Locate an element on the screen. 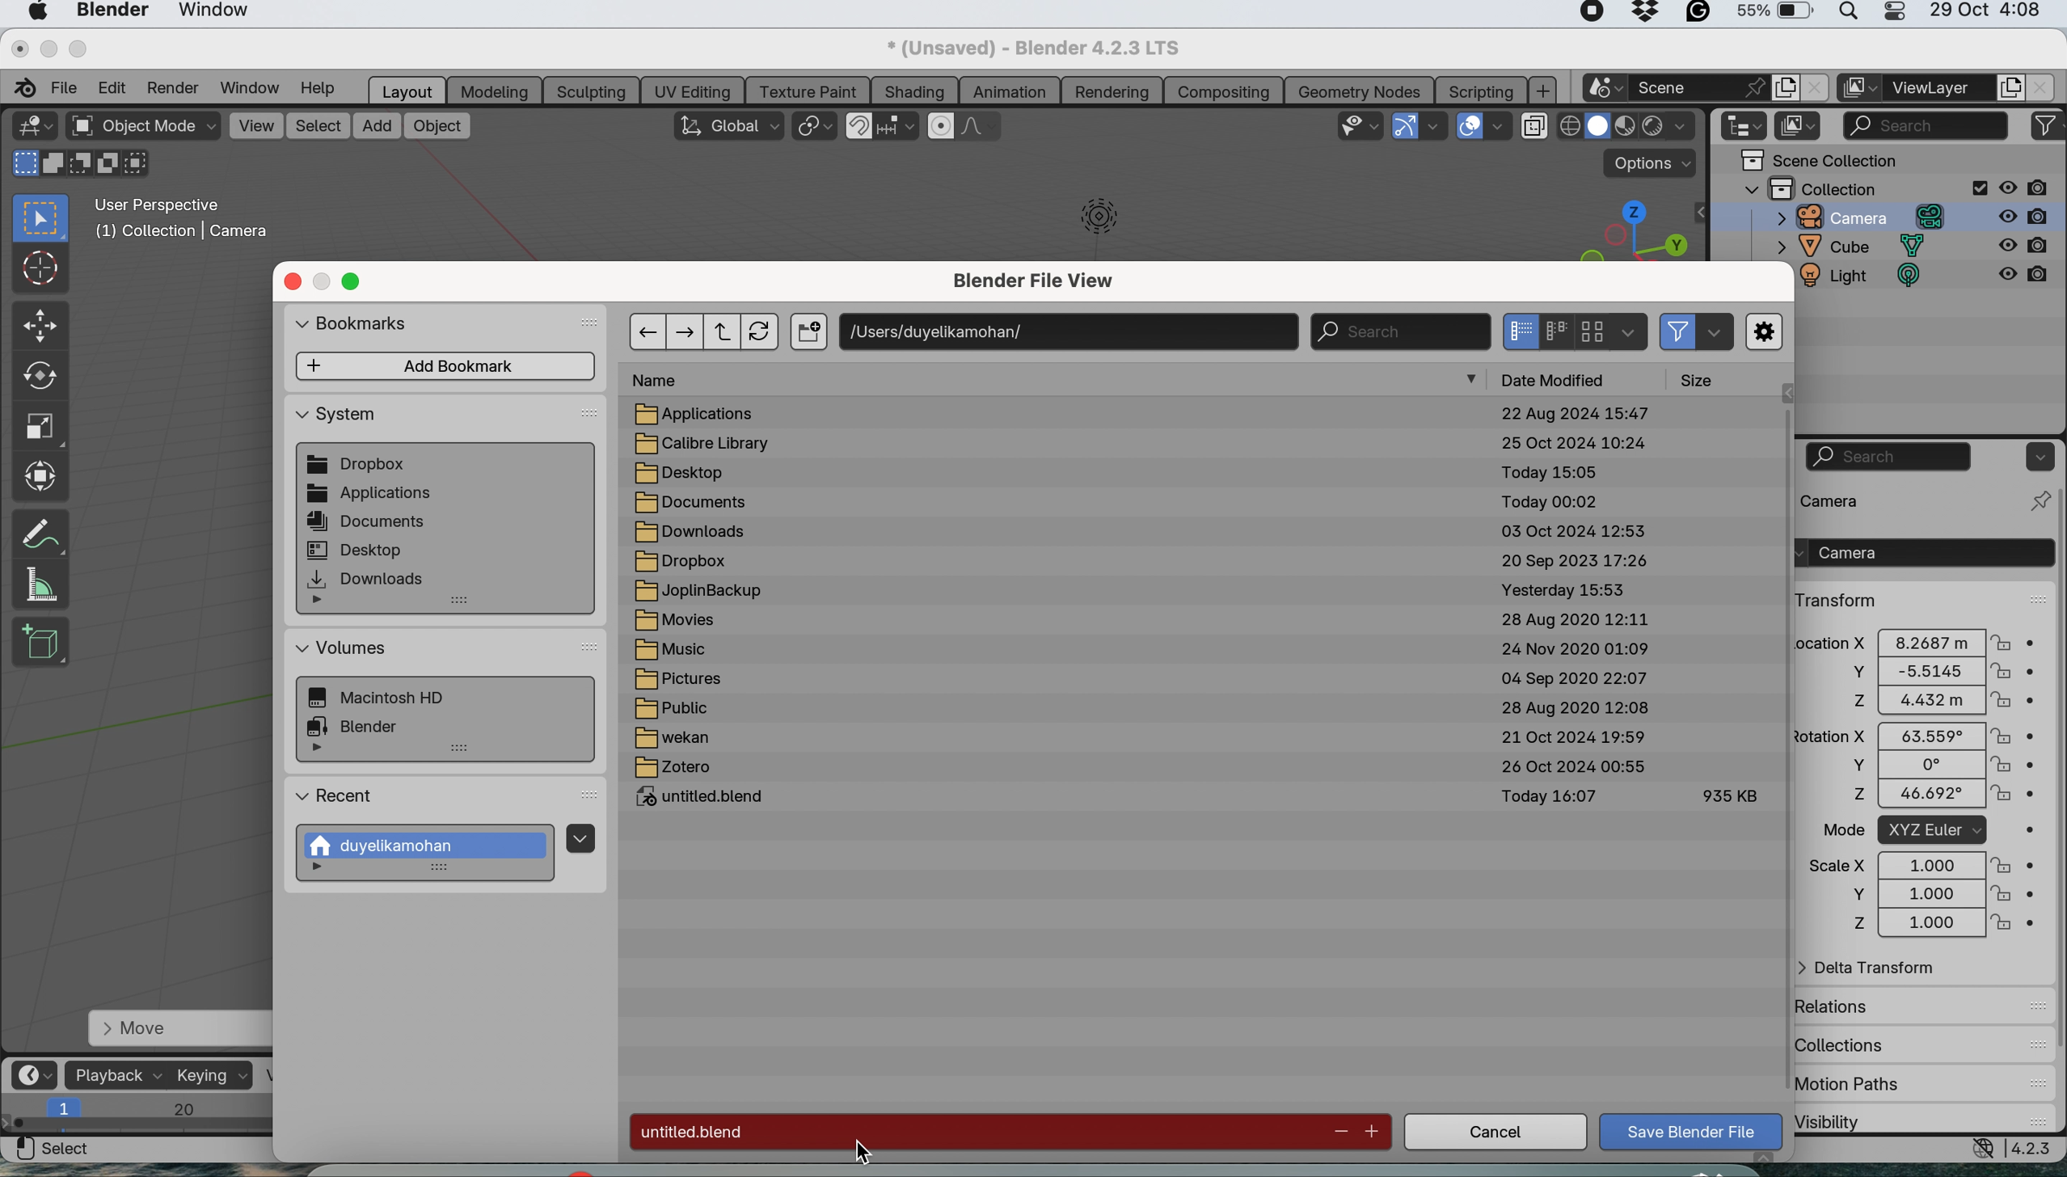 Image resolution: width=2067 pixels, height=1177 pixels. camera is located at coordinates (1860, 500).